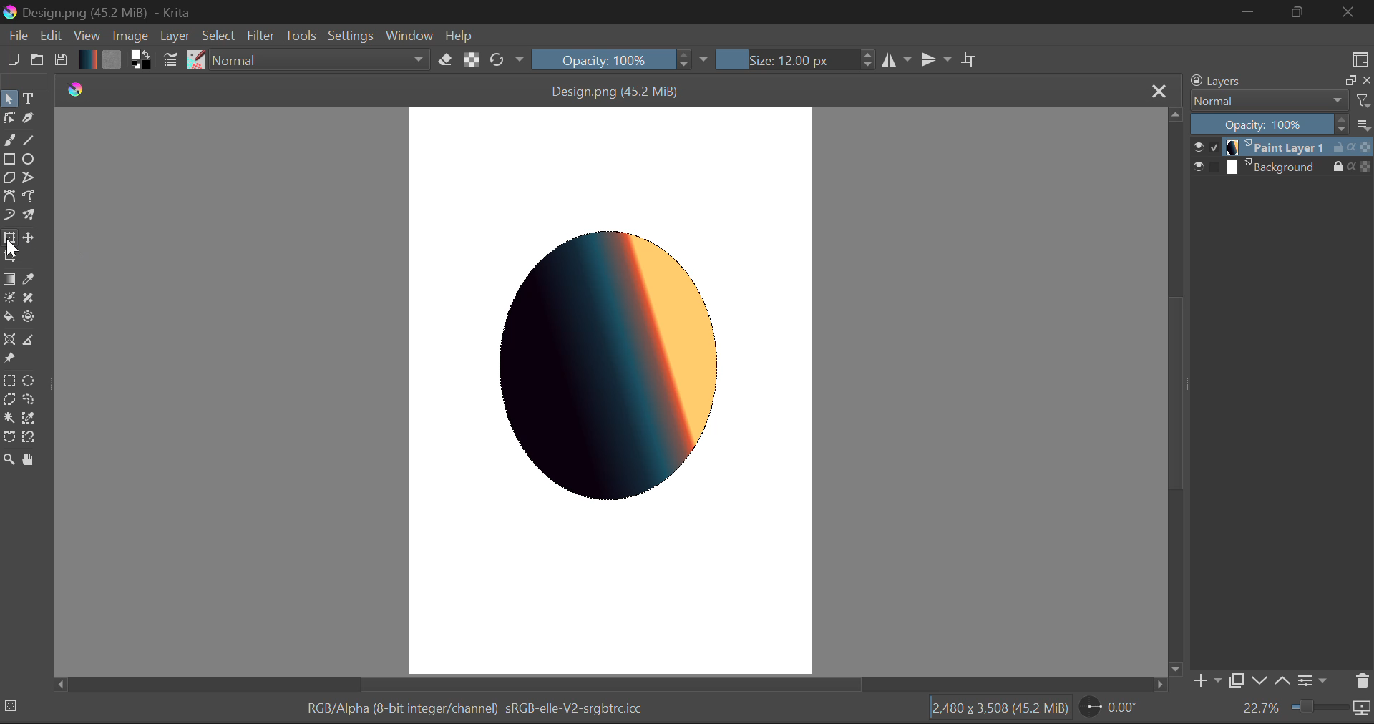 The height and width of the screenshot is (724, 1374). What do you see at coordinates (172, 61) in the screenshot?
I see `Brush Settings` at bounding box center [172, 61].